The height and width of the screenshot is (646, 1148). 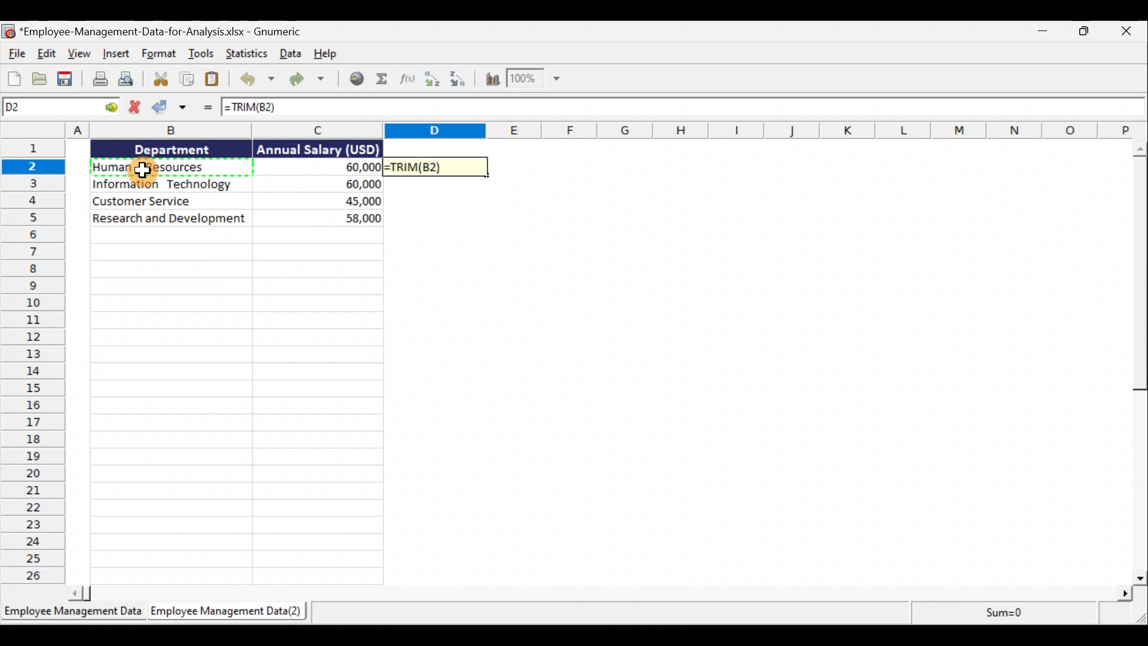 I want to click on Tools, so click(x=203, y=54).